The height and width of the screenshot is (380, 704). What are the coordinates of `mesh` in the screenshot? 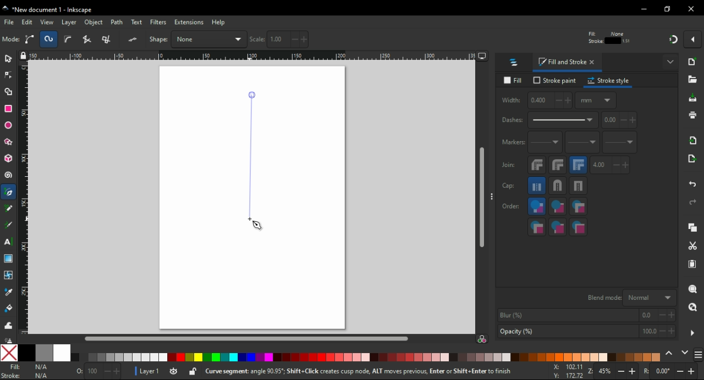 It's located at (8, 275).